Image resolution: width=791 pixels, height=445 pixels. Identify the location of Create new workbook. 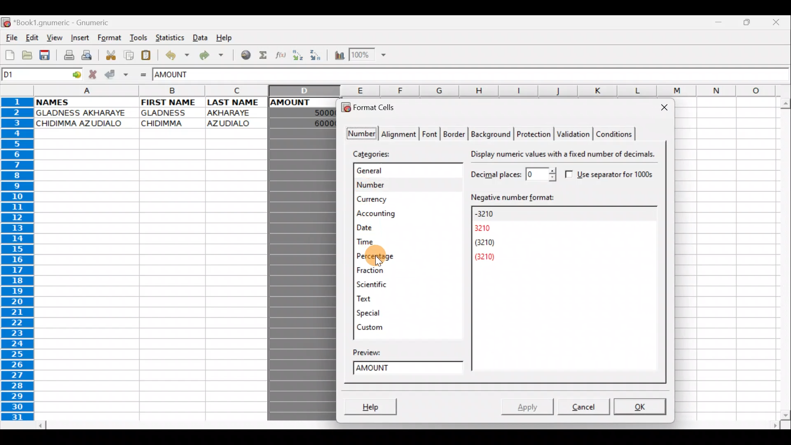
(9, 55).